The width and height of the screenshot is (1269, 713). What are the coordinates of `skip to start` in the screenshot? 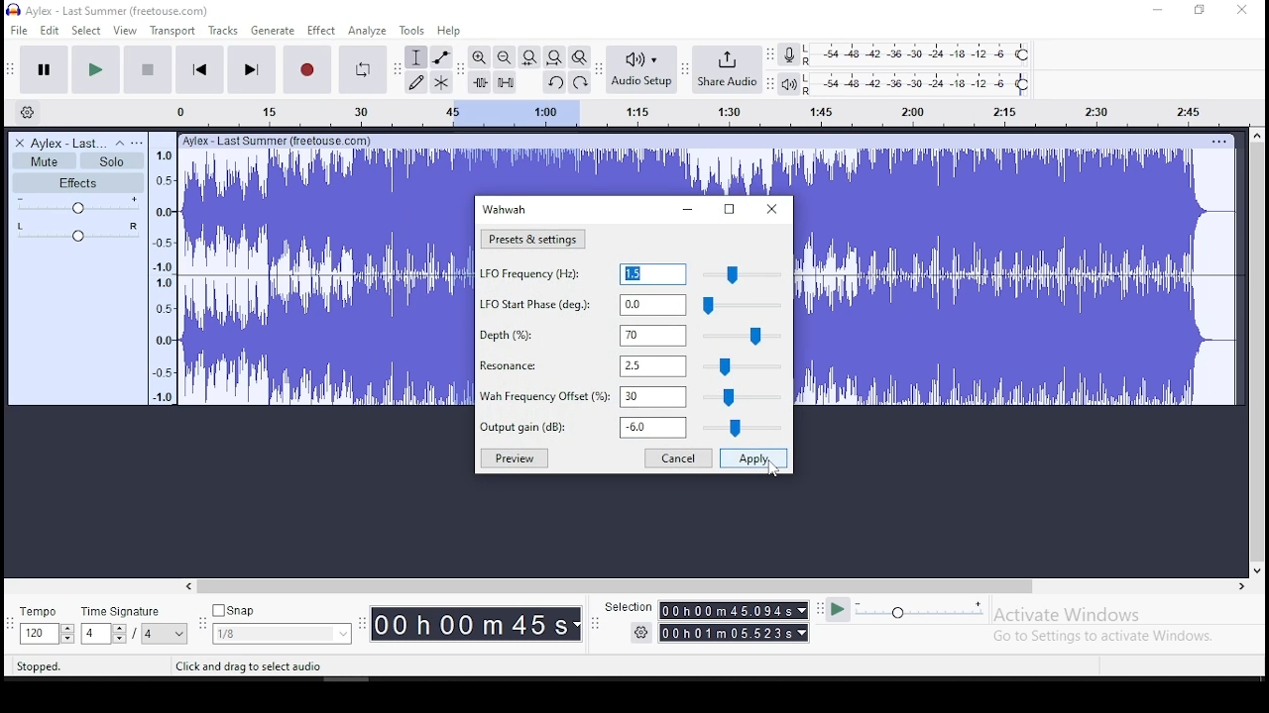 It's located at (199, 70).